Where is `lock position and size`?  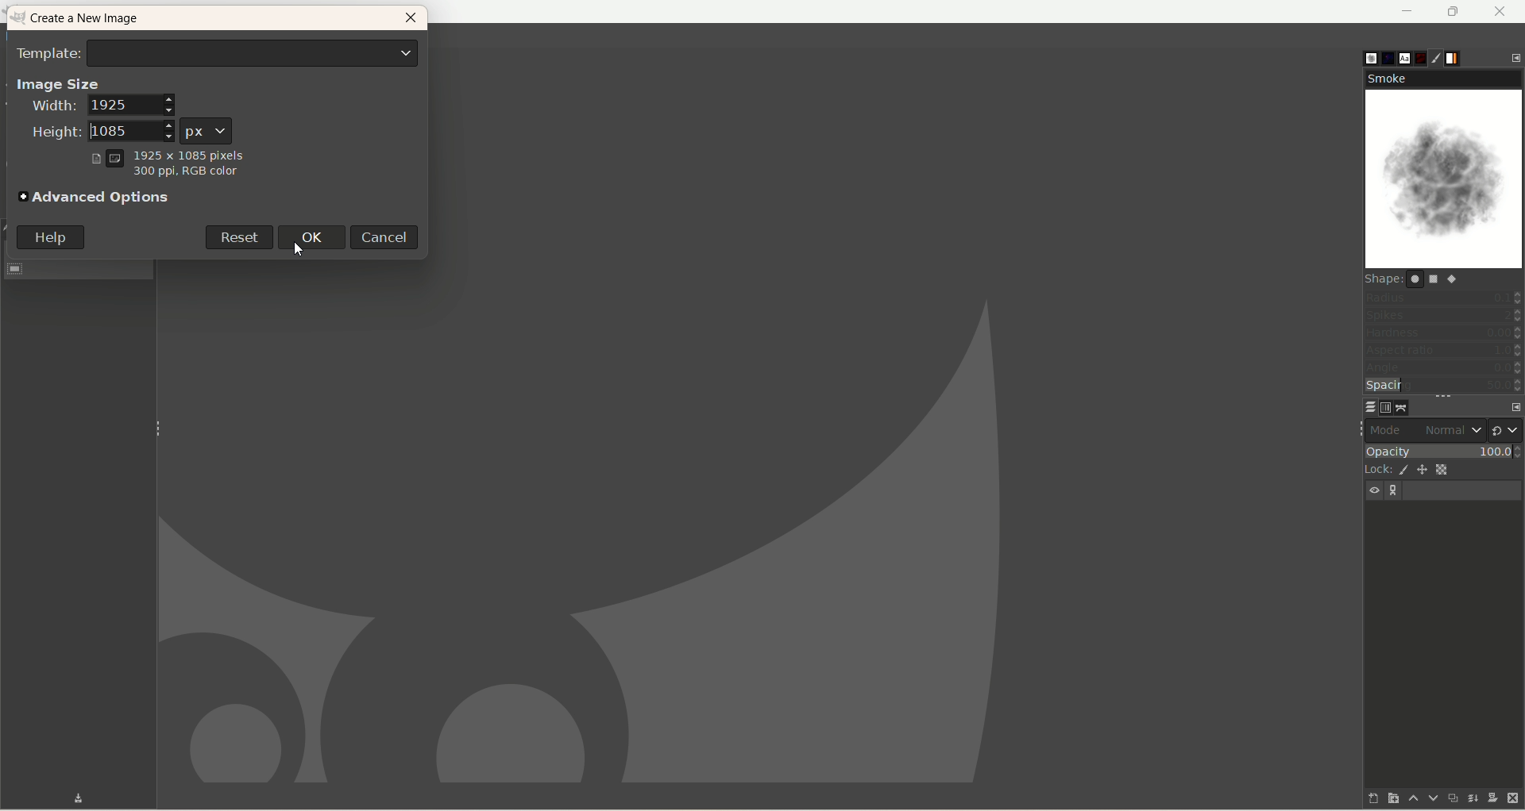 lock position and size is located at coordinates (1423, 472).